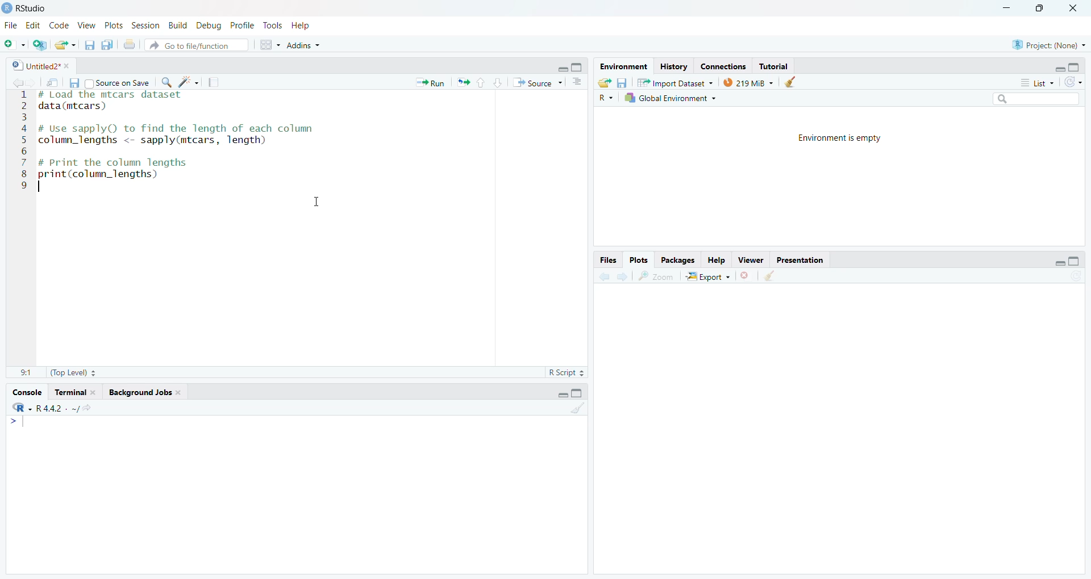 The image size is (1091, 579). I want to click on Next plot, so click(624, 275).